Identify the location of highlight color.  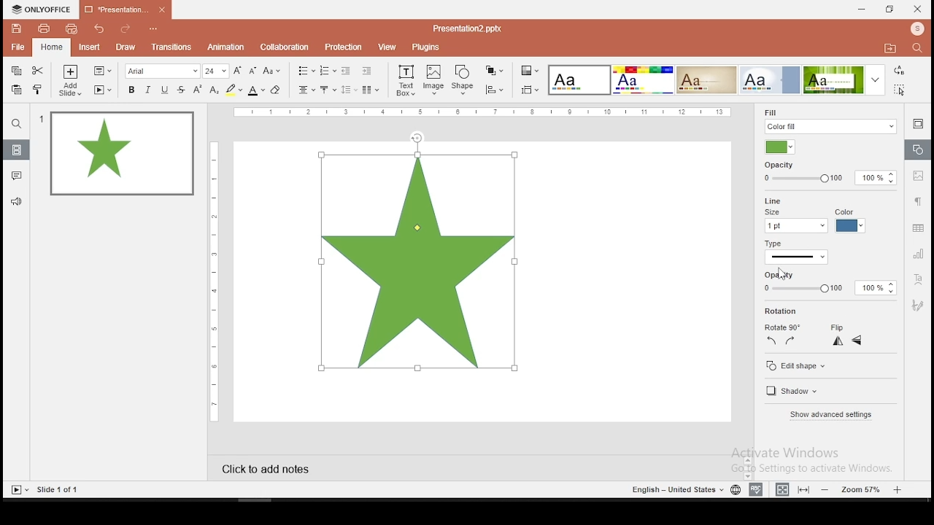
(233, 90).